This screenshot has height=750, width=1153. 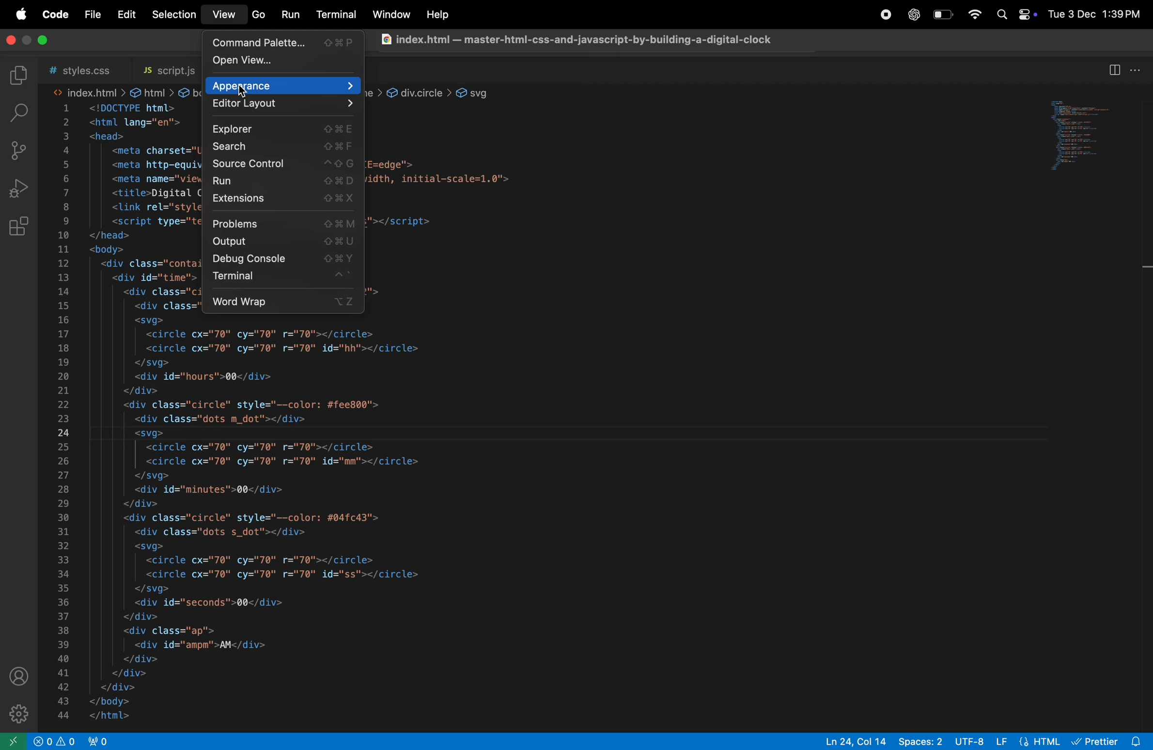 What do you see at coordinates (279, 279) in the screenshot?
I see `terminal` at bounding box center [279, 279].